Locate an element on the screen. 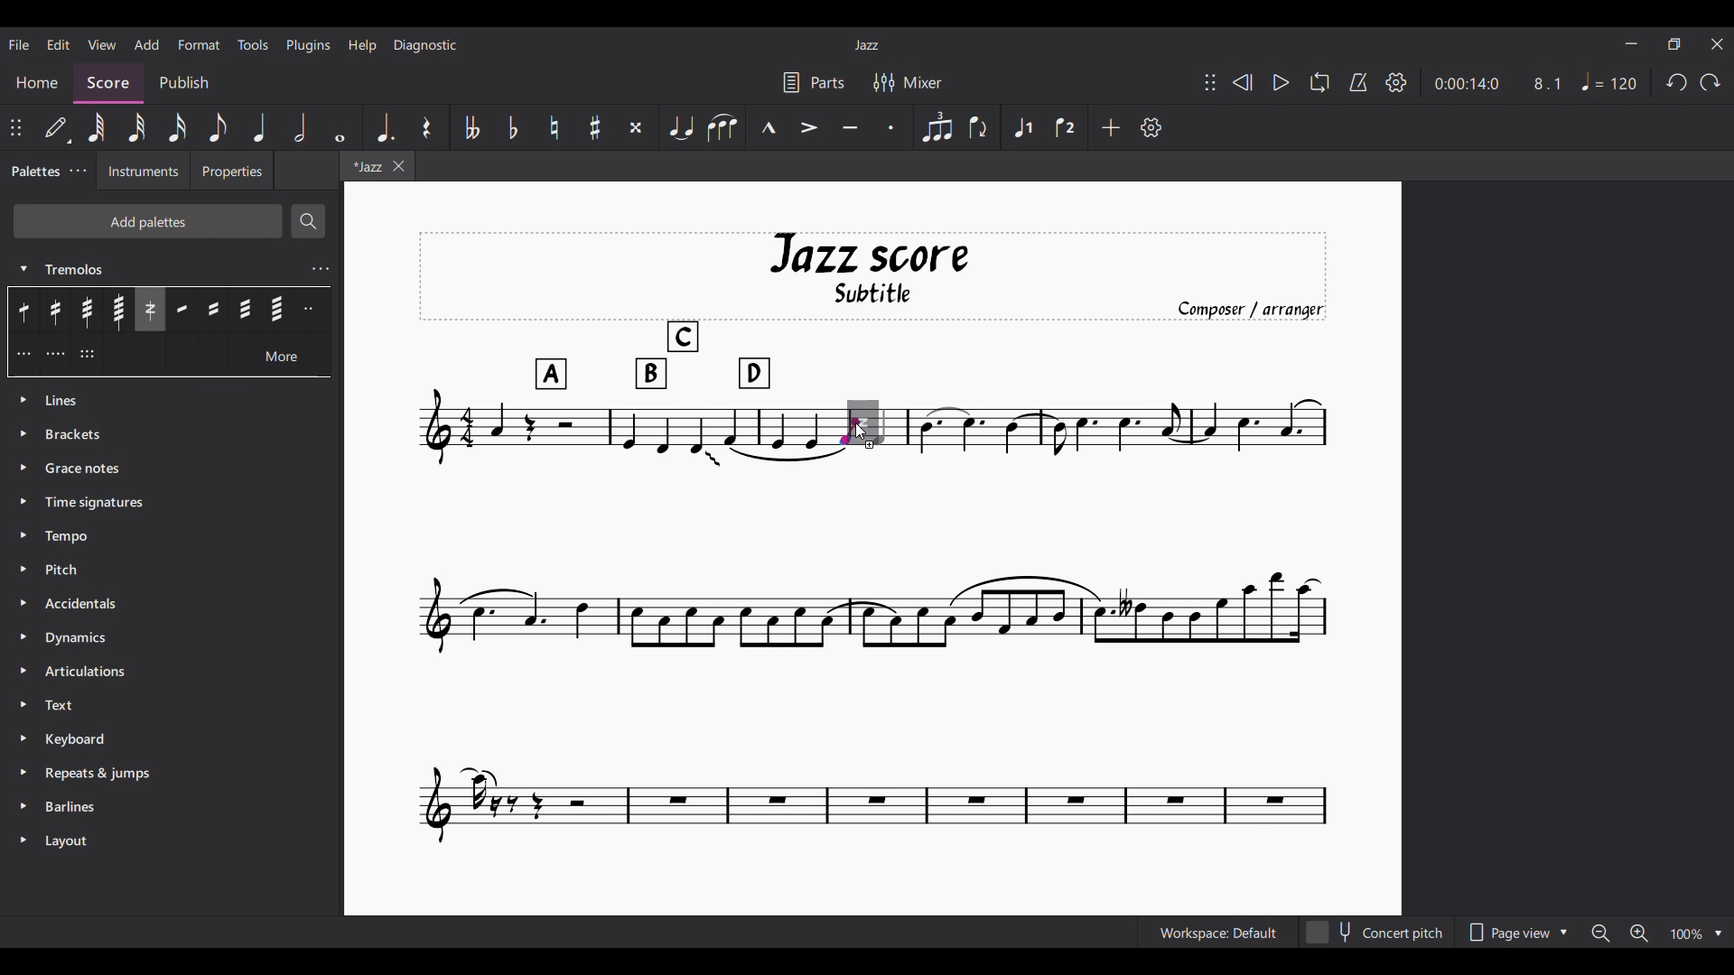 The image size is (1734, 975). 16th through stem is located at coordinates (57, 310).